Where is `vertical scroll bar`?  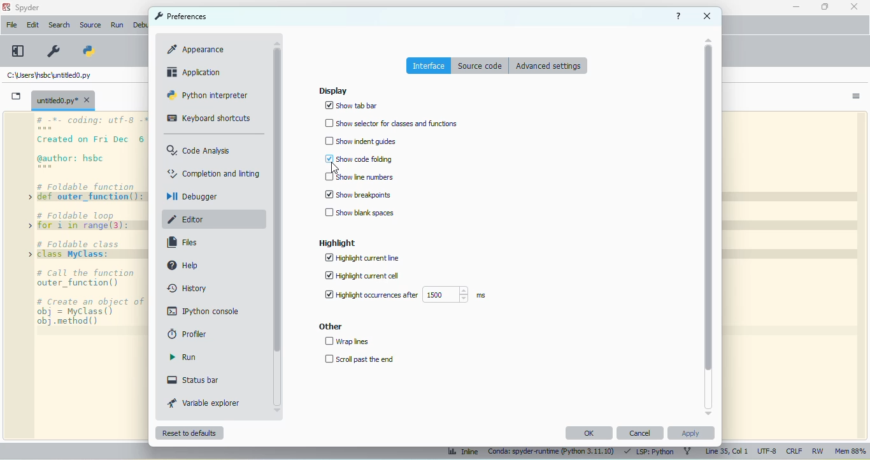 vertical scroll bar is located at coordinates (277, 201).